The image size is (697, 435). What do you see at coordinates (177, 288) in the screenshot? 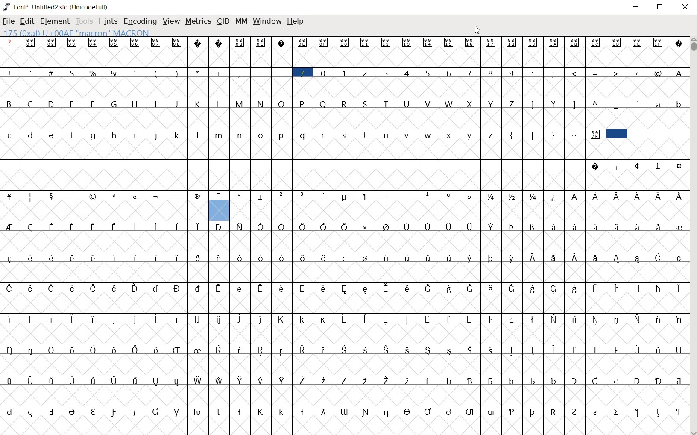
I see `Symbol` at bounding box center [177, 288].